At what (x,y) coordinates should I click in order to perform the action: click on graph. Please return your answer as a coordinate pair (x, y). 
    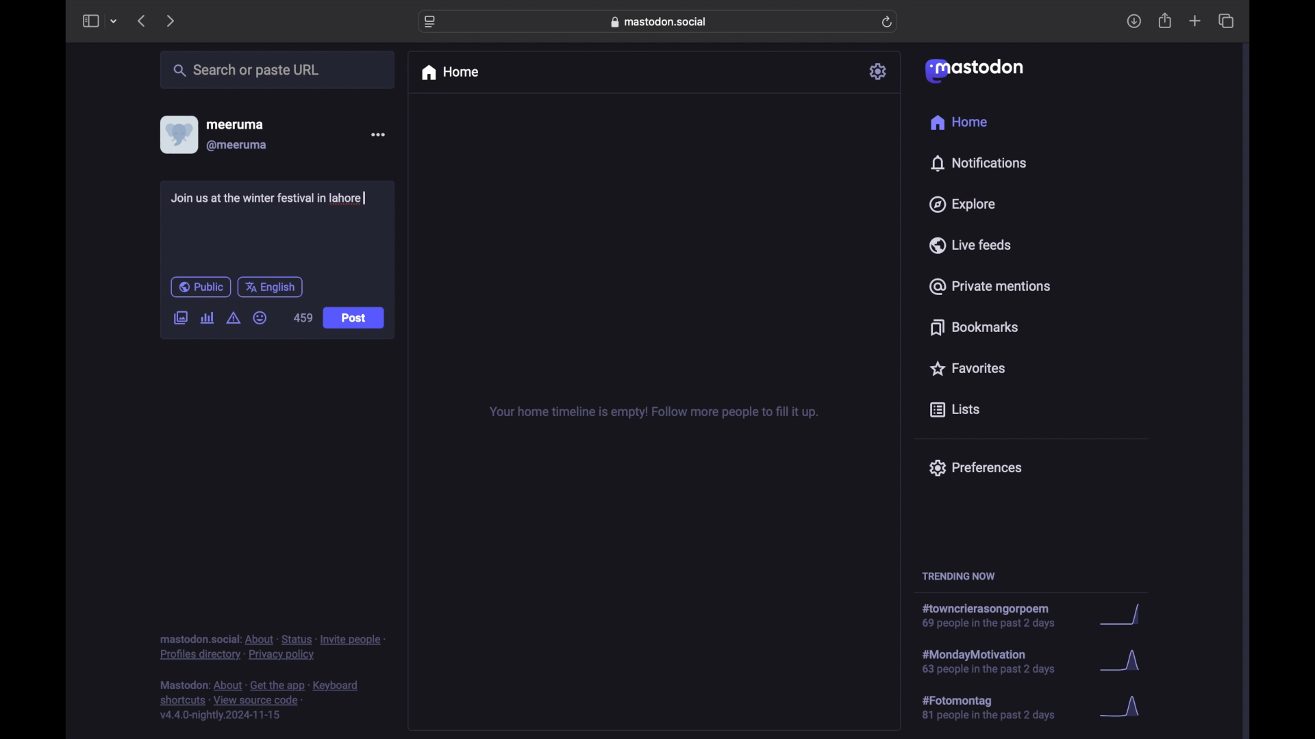
    Looking at the image, I should click on (1125, 708).